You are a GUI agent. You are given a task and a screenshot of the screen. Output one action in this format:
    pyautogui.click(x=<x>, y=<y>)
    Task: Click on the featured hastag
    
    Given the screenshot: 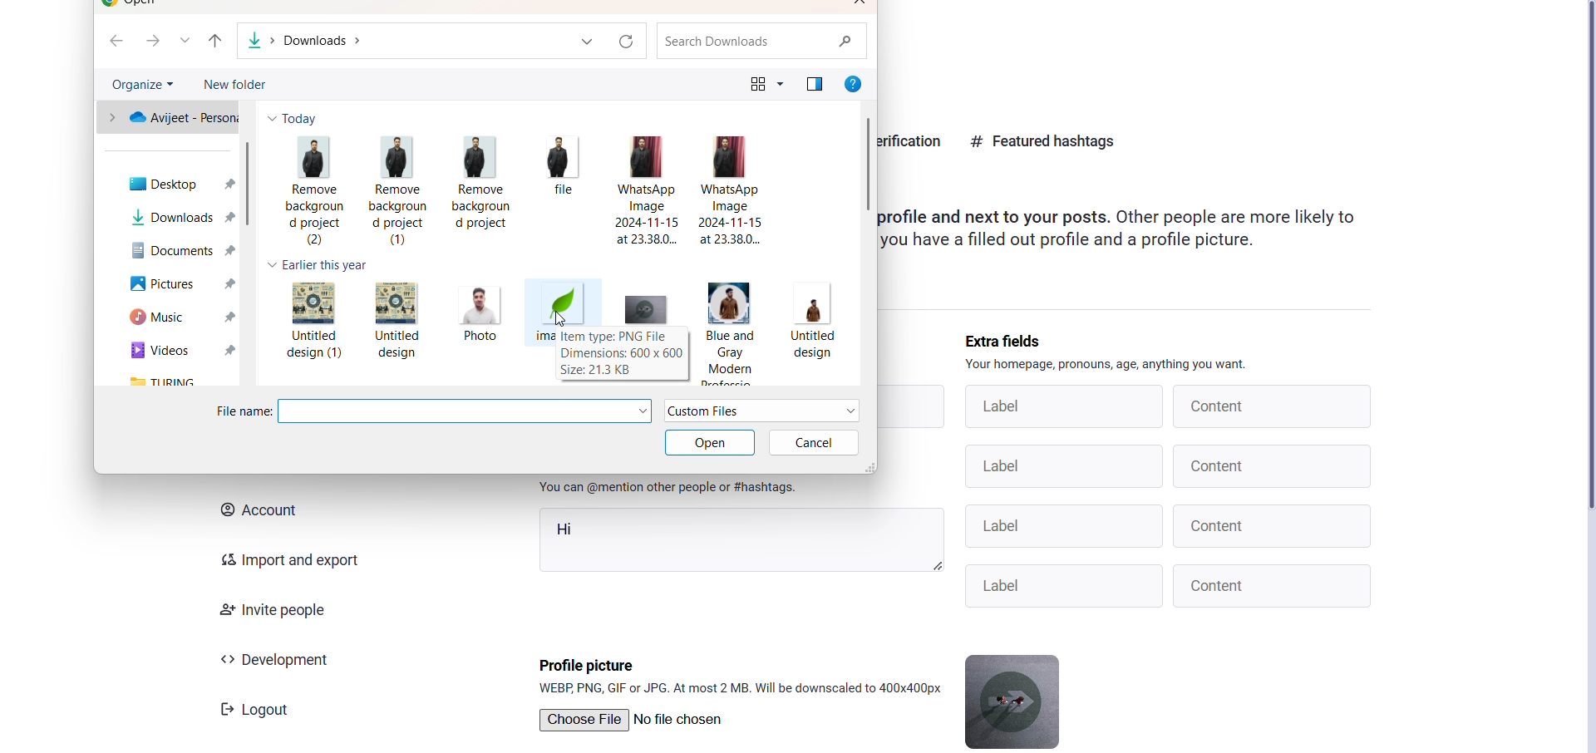 What is the action you would take?
    pyautogui.click(x=1044, y=140)
    